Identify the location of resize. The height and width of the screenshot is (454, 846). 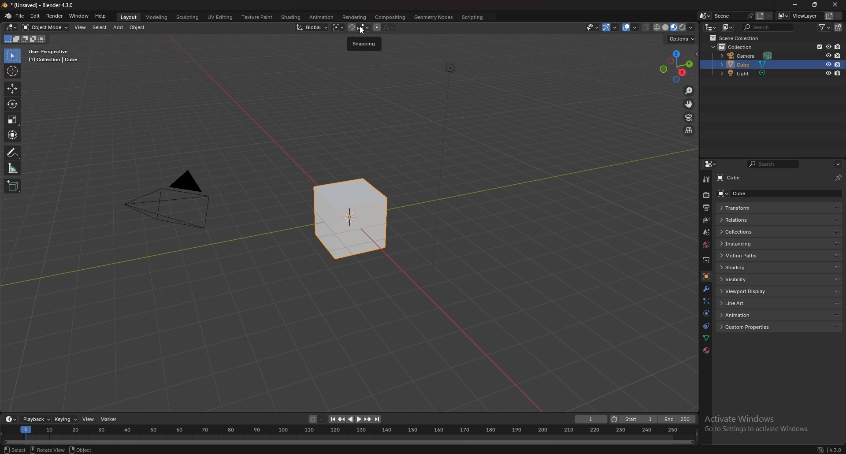
(816, 4).